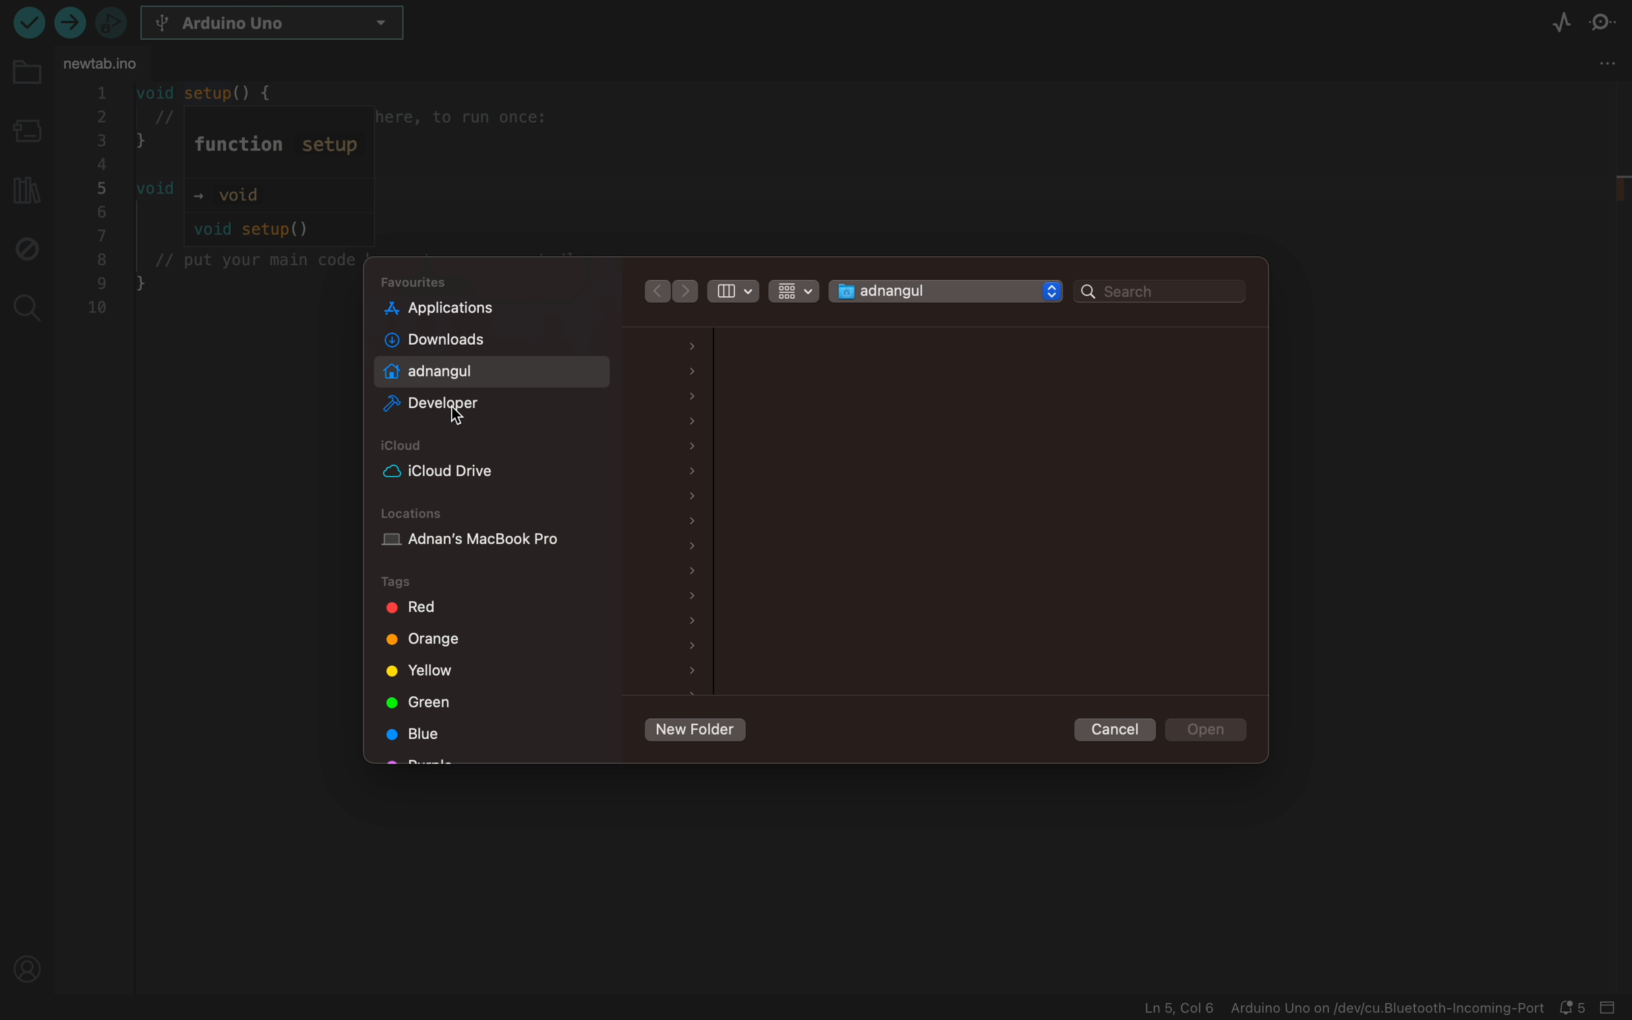 The width and height of the screenshot is (1632, 1020). What do you see at coordinates (1160, 292) in the screenshot?
I see `search bar` at bounding box center [1160, 292].